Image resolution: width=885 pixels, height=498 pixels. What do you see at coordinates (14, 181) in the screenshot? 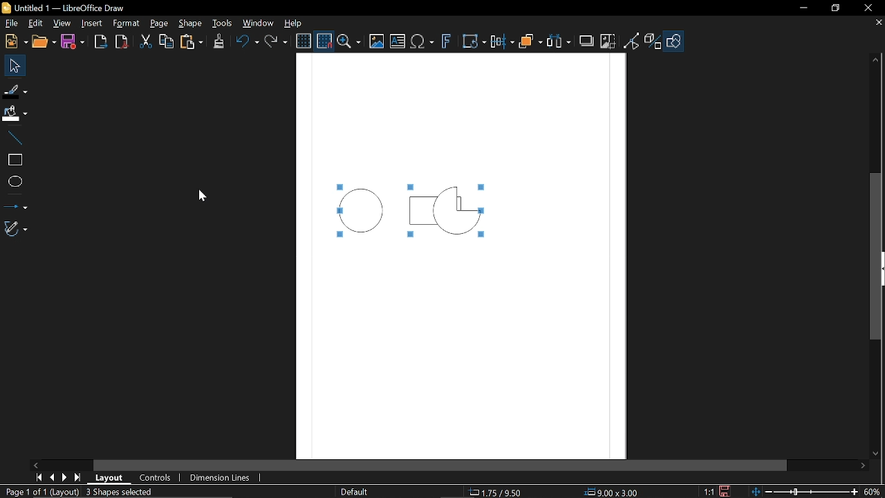
I see `Ellips` at bounding box center [14, 181].